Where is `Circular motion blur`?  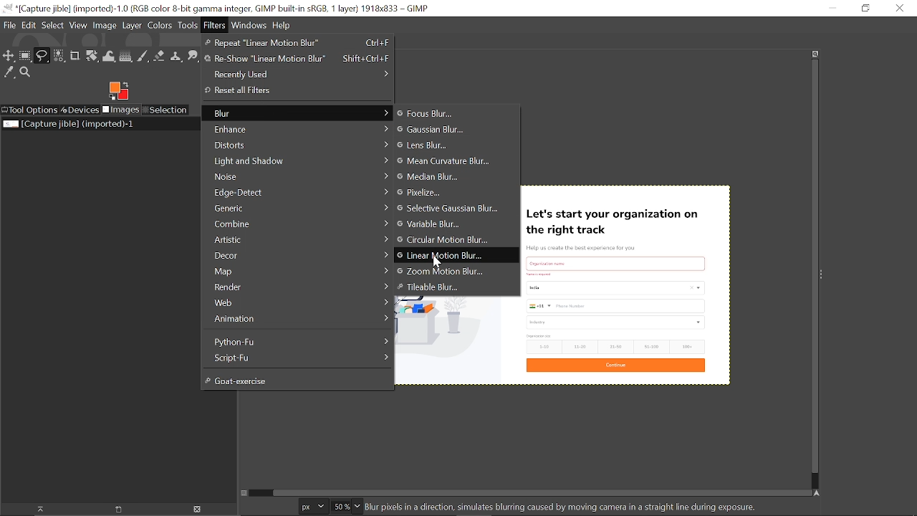 Circular motion blur is located at coordinates (446, 240).